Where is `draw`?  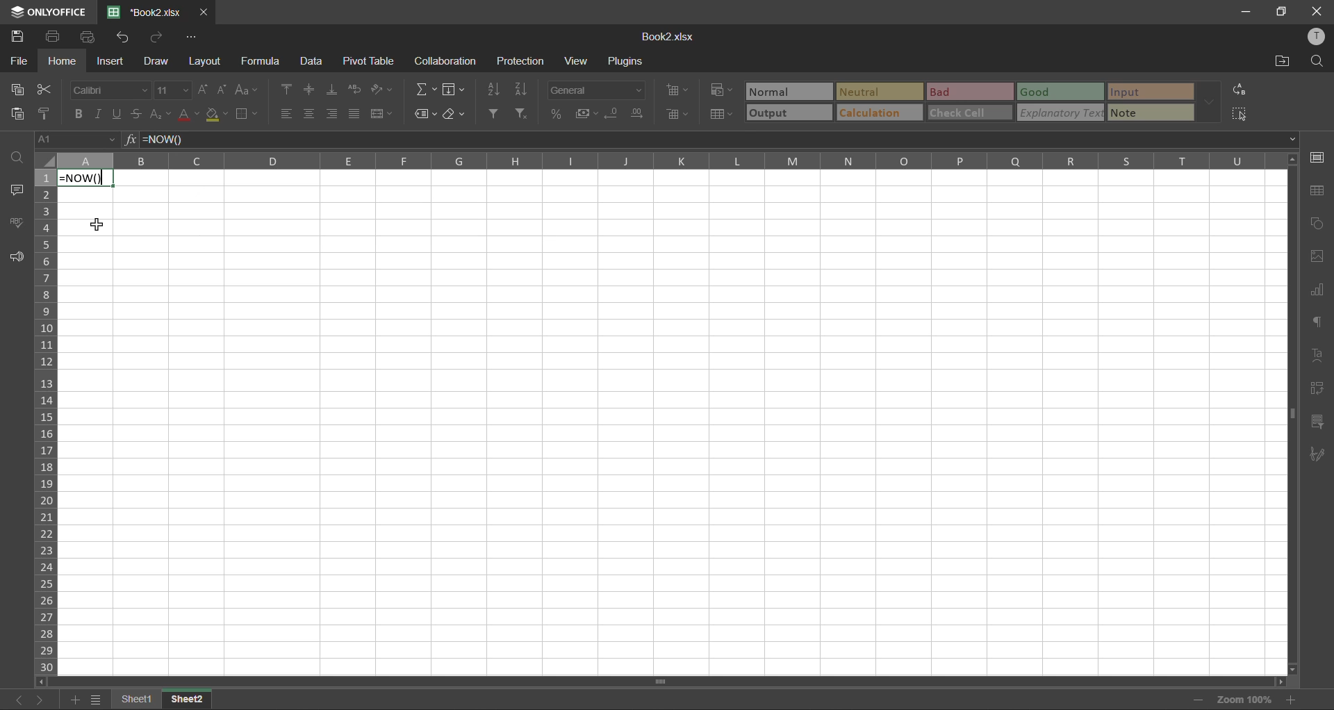
draw is located at coordinates (156, 63).